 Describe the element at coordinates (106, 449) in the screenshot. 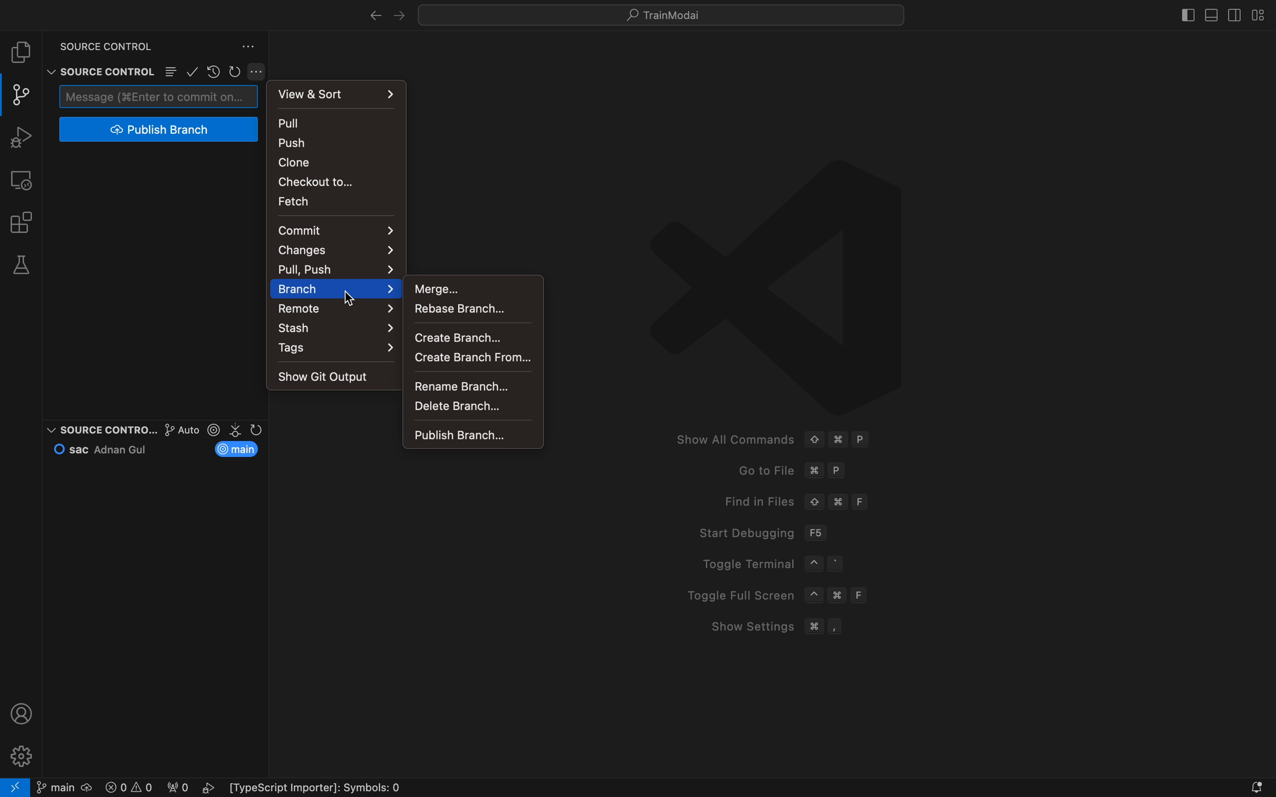

I see `commit and author name` at that location.